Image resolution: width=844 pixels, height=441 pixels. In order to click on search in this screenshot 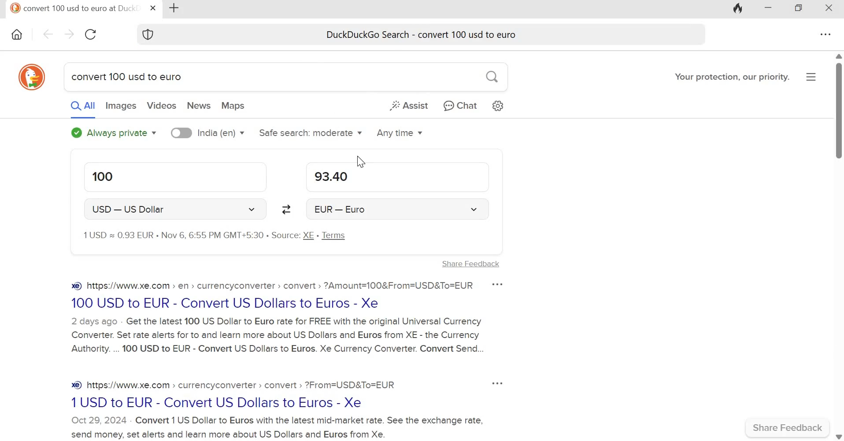, I will do `click(489, 76)`.